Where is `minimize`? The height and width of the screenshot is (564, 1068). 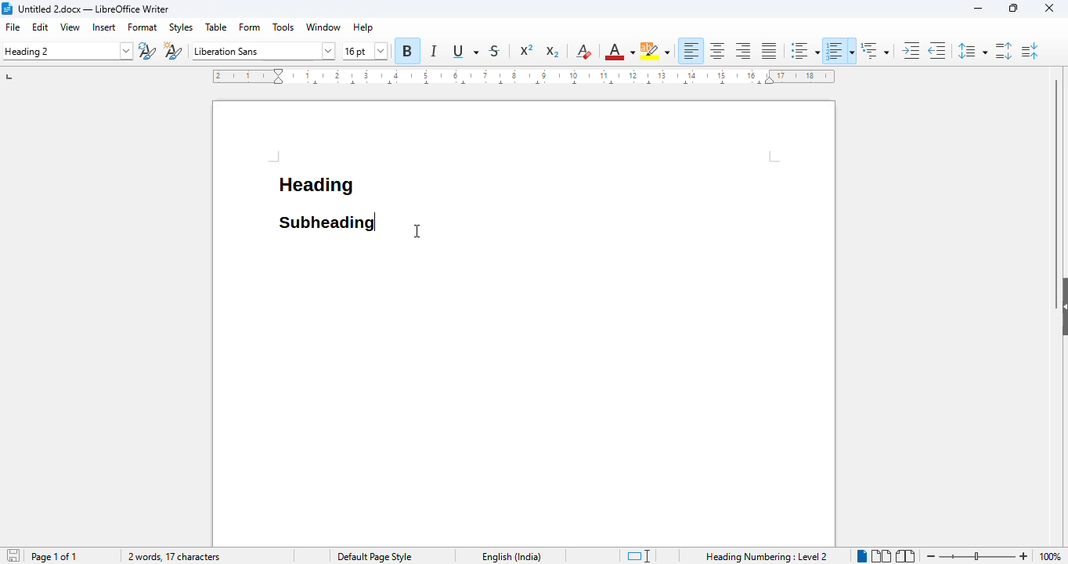
minimize is located at coordinates (980, 9).